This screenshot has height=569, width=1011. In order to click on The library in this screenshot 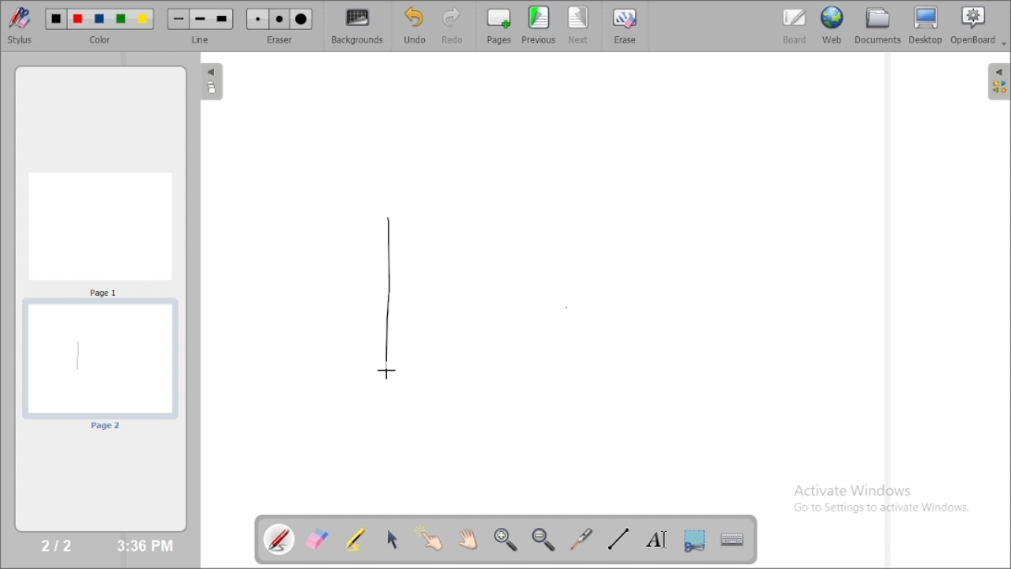, I will do `click(998, 81)`.